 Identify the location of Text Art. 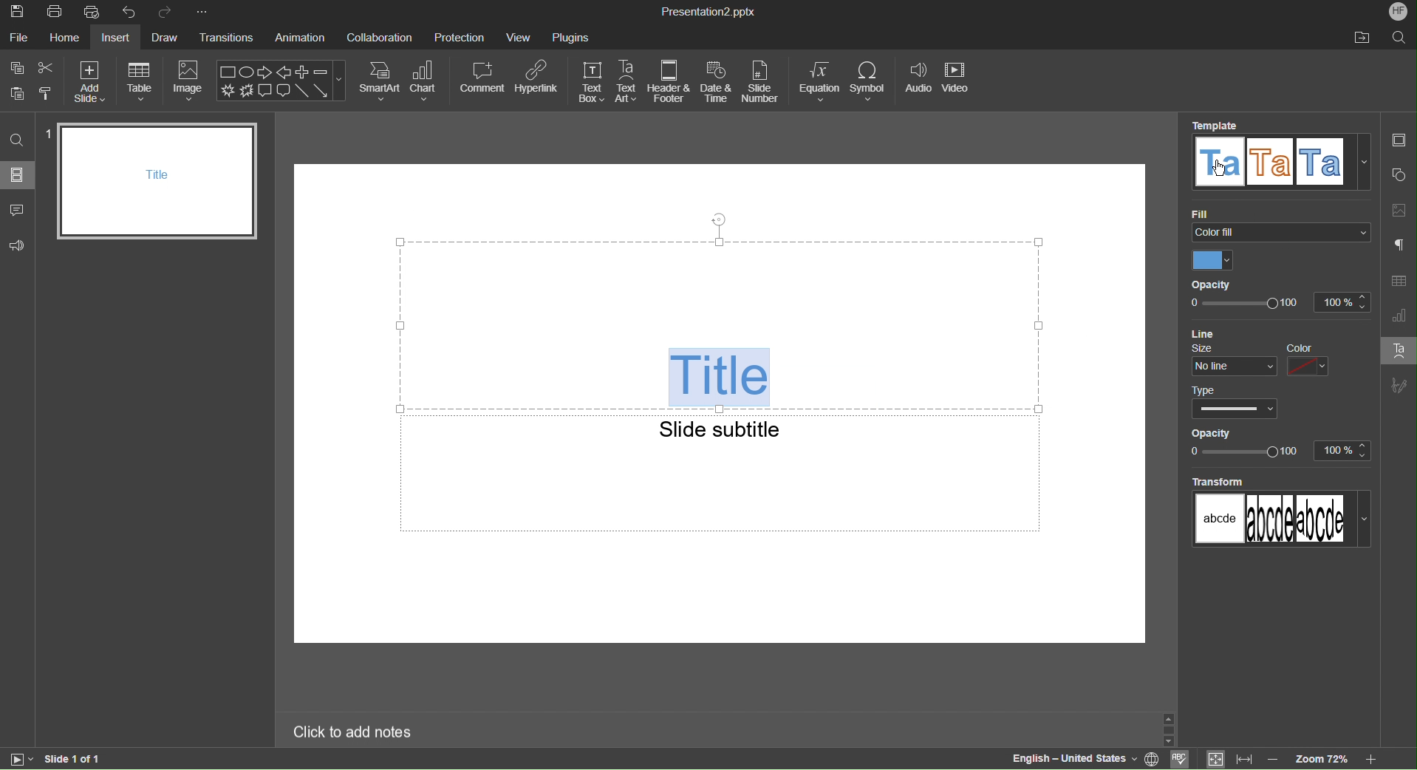
(1398, 350).